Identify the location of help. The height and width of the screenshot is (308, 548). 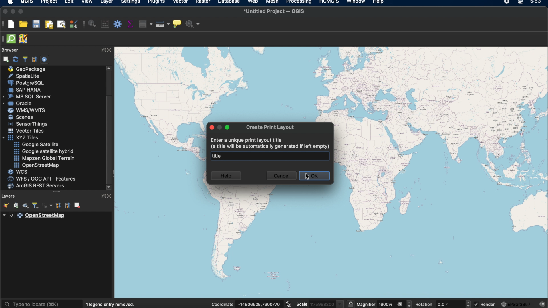
(227, 175).